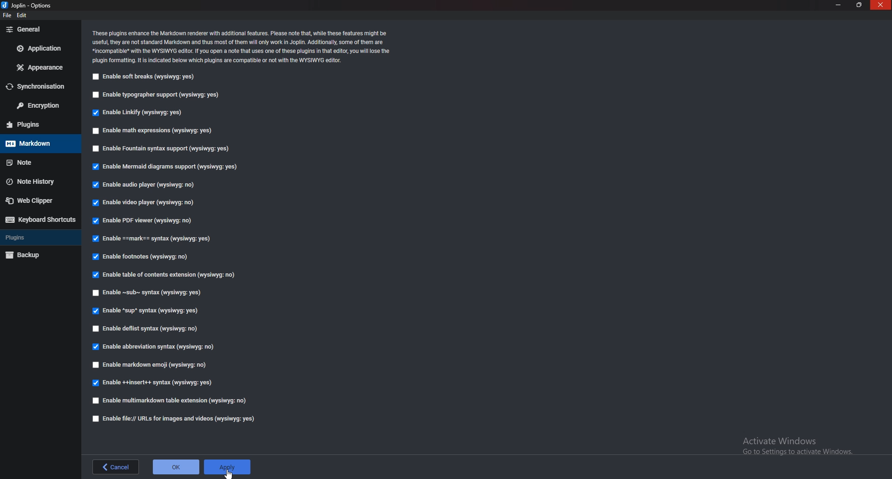  What do you see at coordinates (152, 383) in the screenshot?
I see `Enable insert syntax` at bounding box center [152, 383].